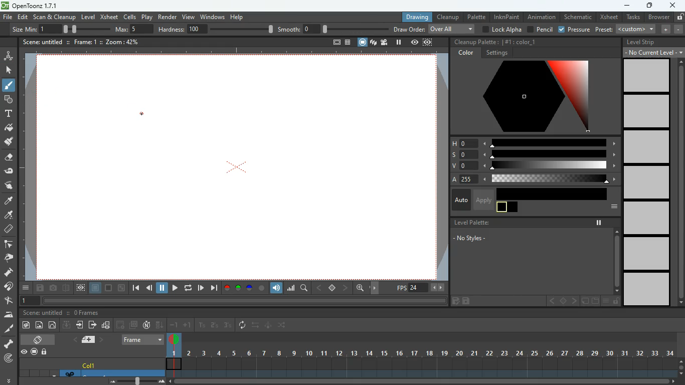 The width and height of the screenshot is (685, 385). Describe the element at coordinates (616, 301) in the screenshot. I see `unlock` at that location.